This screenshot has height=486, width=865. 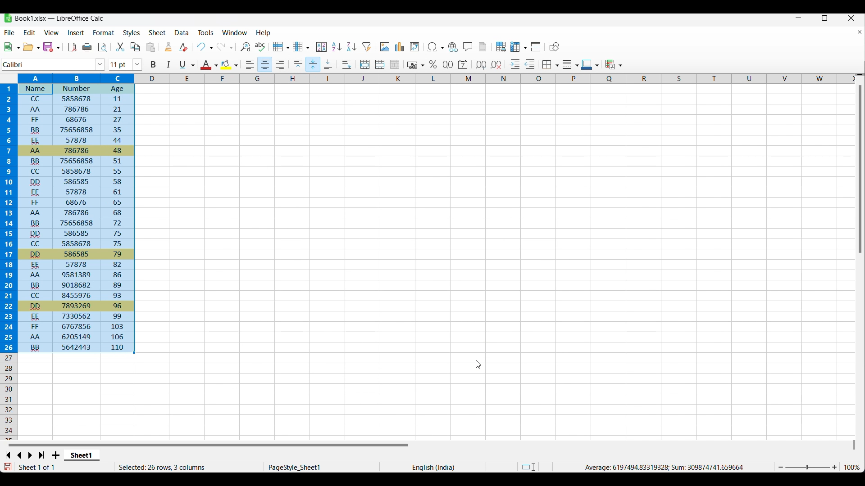 I want to click on vertical scroll bar, so click(x=860, y=171).